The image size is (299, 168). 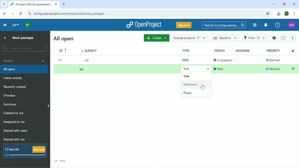 What do you see at coordinates (143, 25) in the screenshot?
I see `OpenProject` at bounding box center [143, 25].